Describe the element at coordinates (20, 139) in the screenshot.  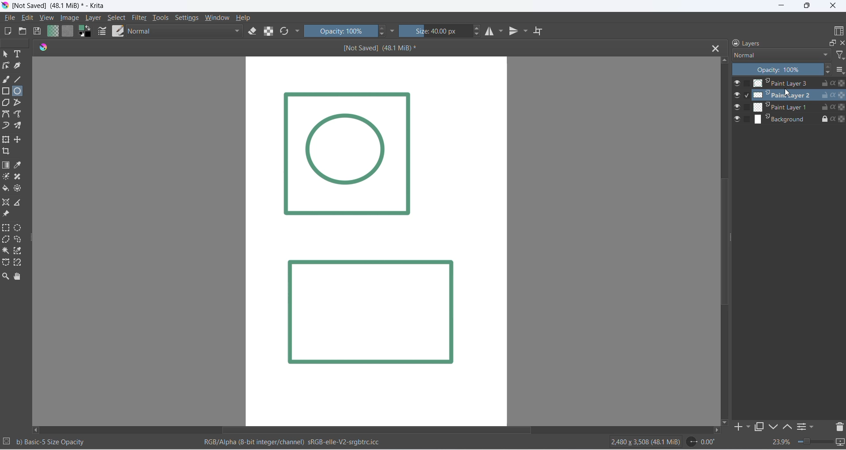
I see `move a layer` at that location.